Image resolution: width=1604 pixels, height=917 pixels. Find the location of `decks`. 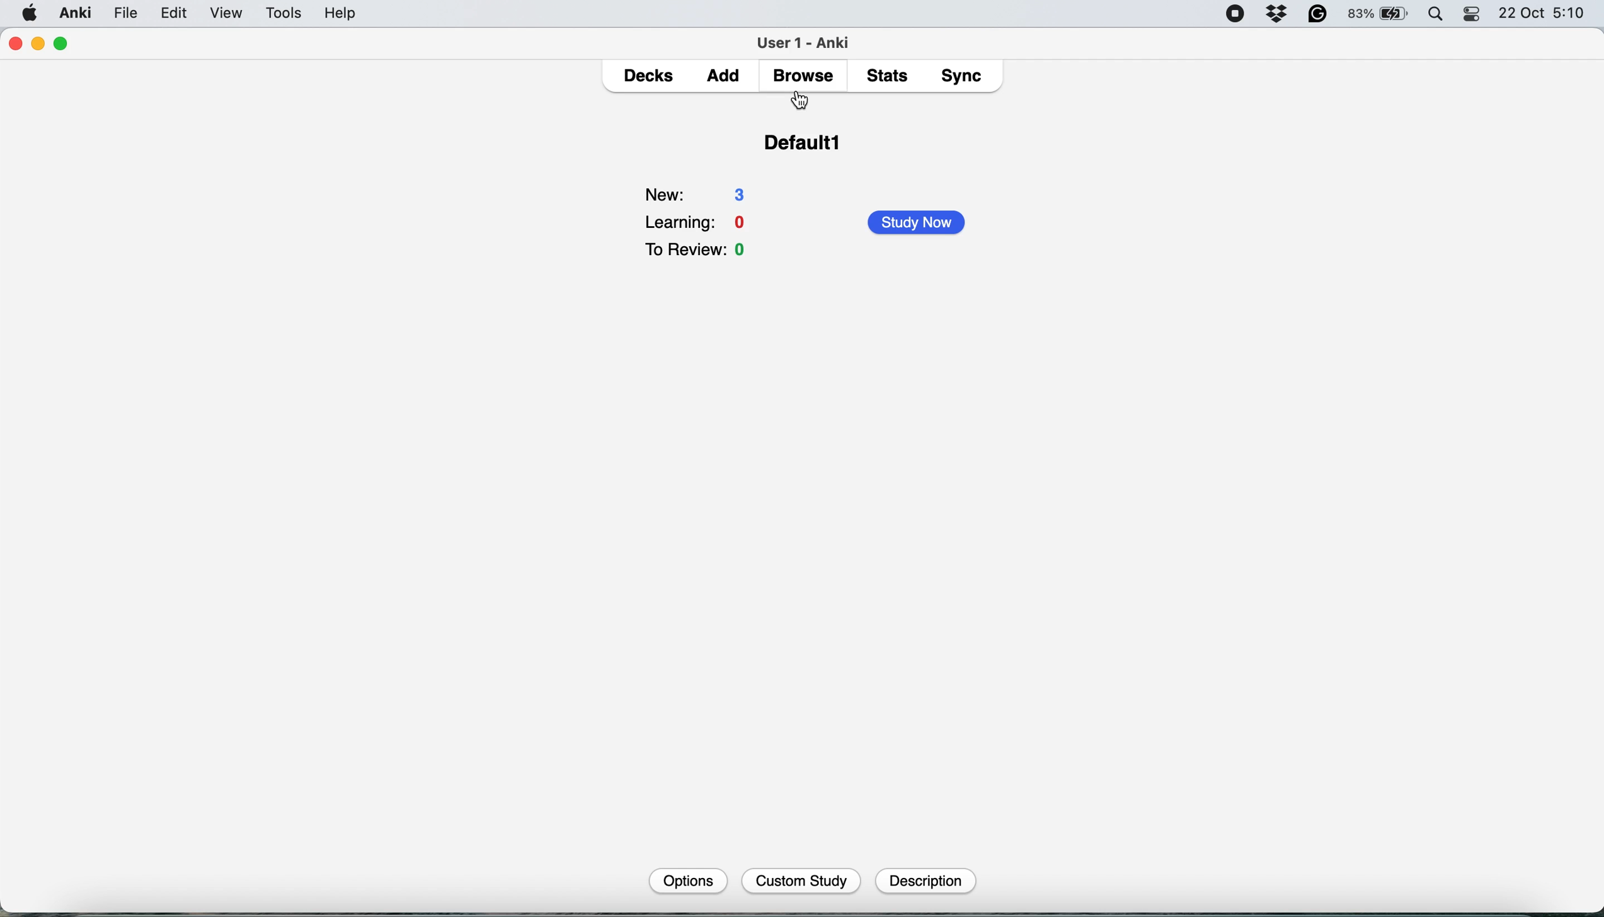

decks is located at coordinates (651, 77).